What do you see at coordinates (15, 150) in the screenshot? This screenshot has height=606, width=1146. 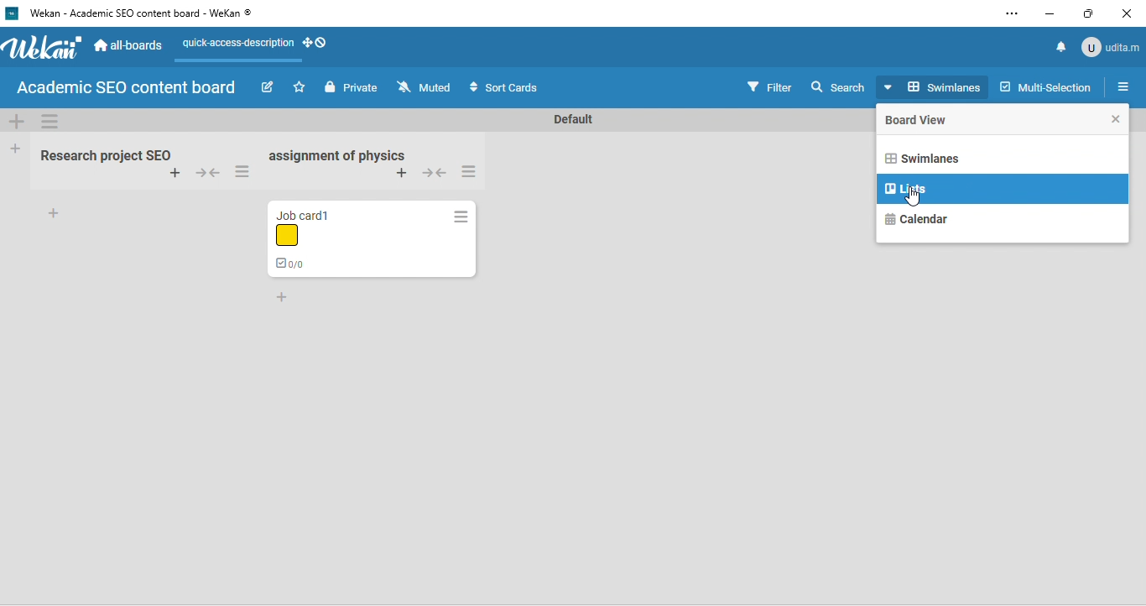 I see `Add` at bounding box center [15, 150].